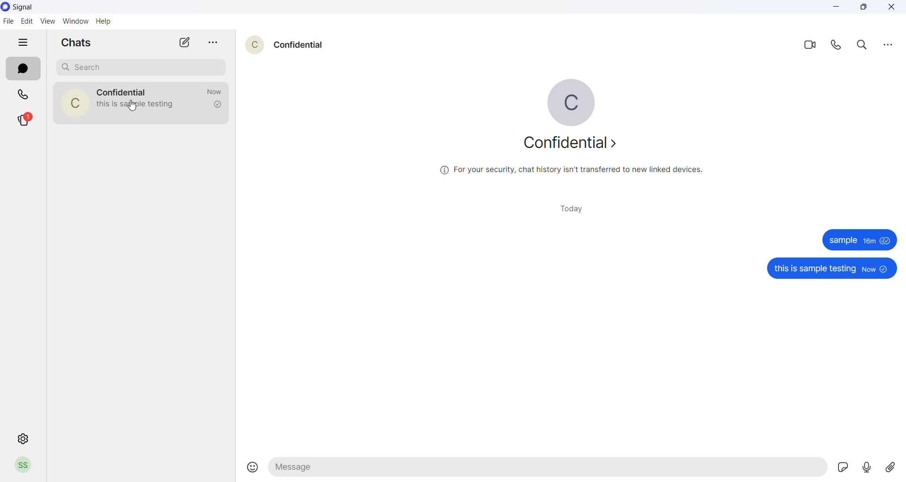 The height and width of the screenshot is (482, 906). What do you see at coordinates (74, 21) in the screenshot?
I see `window` at bounding box center [74, 21].